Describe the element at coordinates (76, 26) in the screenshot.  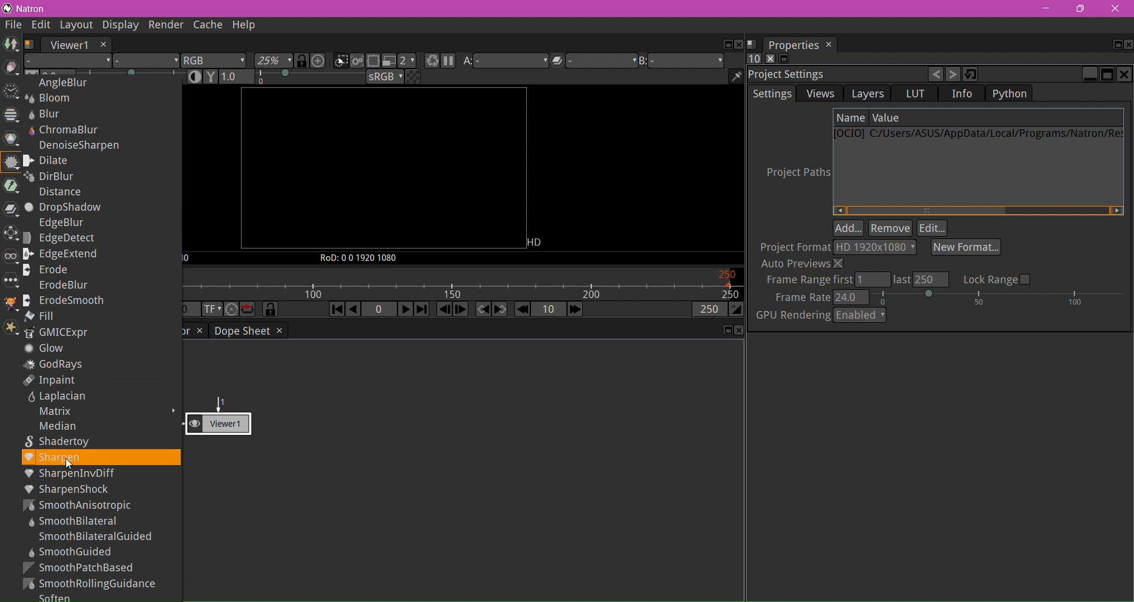
I see `Layout` at that location.